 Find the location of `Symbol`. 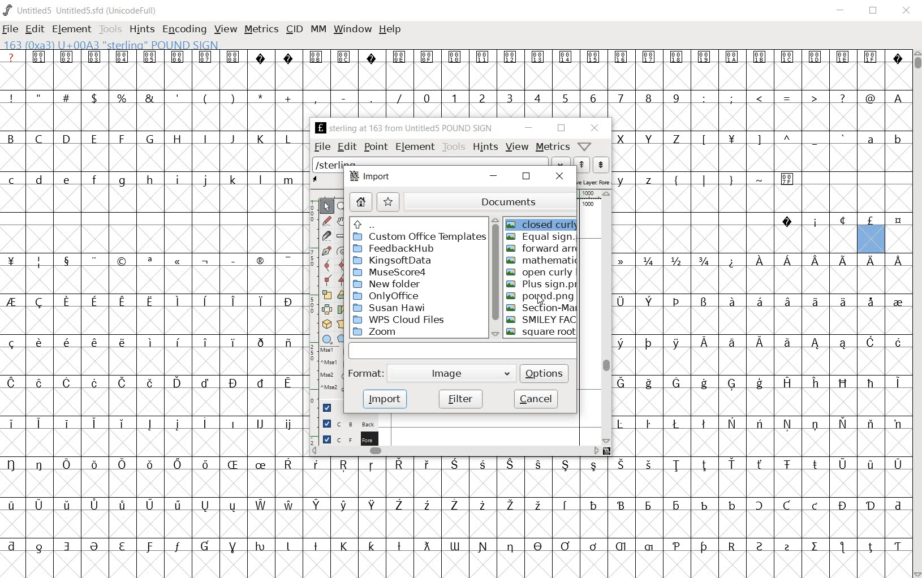

Symbol is located at coordinates (14, 261).